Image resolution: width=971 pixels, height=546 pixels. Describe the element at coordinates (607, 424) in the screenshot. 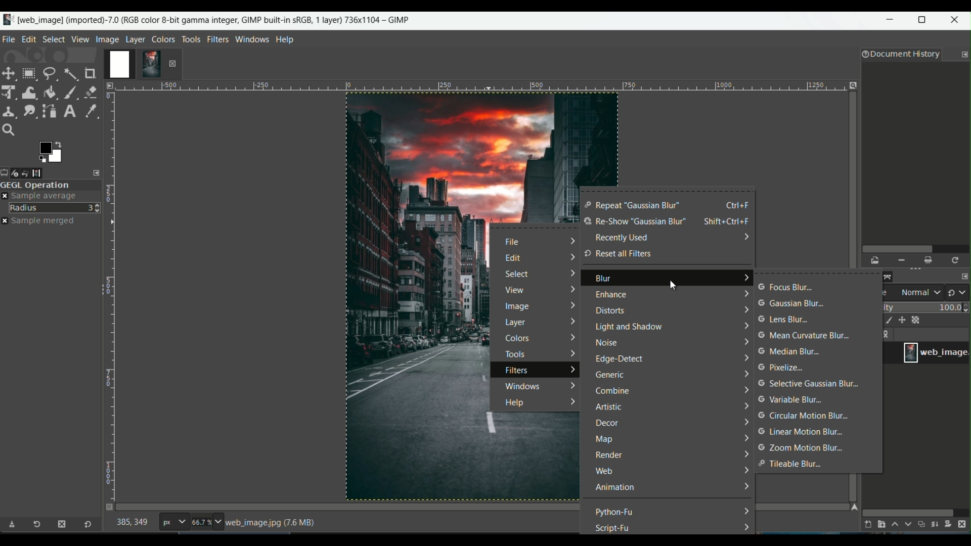

I see `decor` at that location.